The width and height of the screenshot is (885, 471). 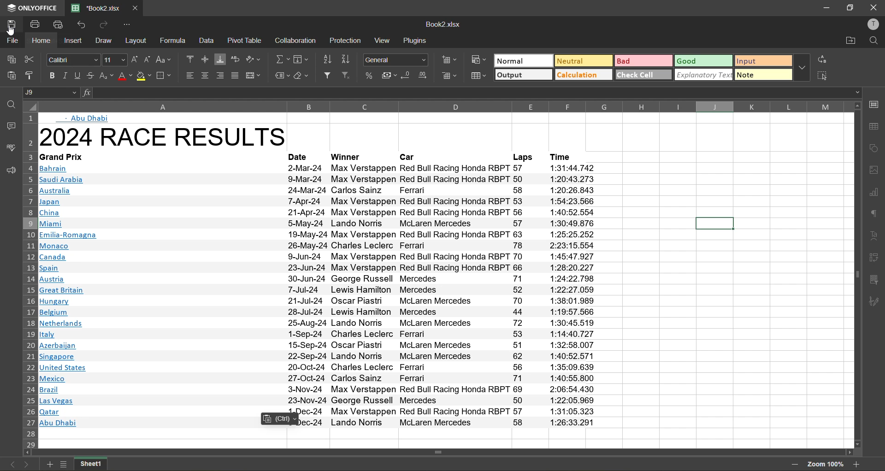 I want to click on insert cells, so click(x=450, y=60).